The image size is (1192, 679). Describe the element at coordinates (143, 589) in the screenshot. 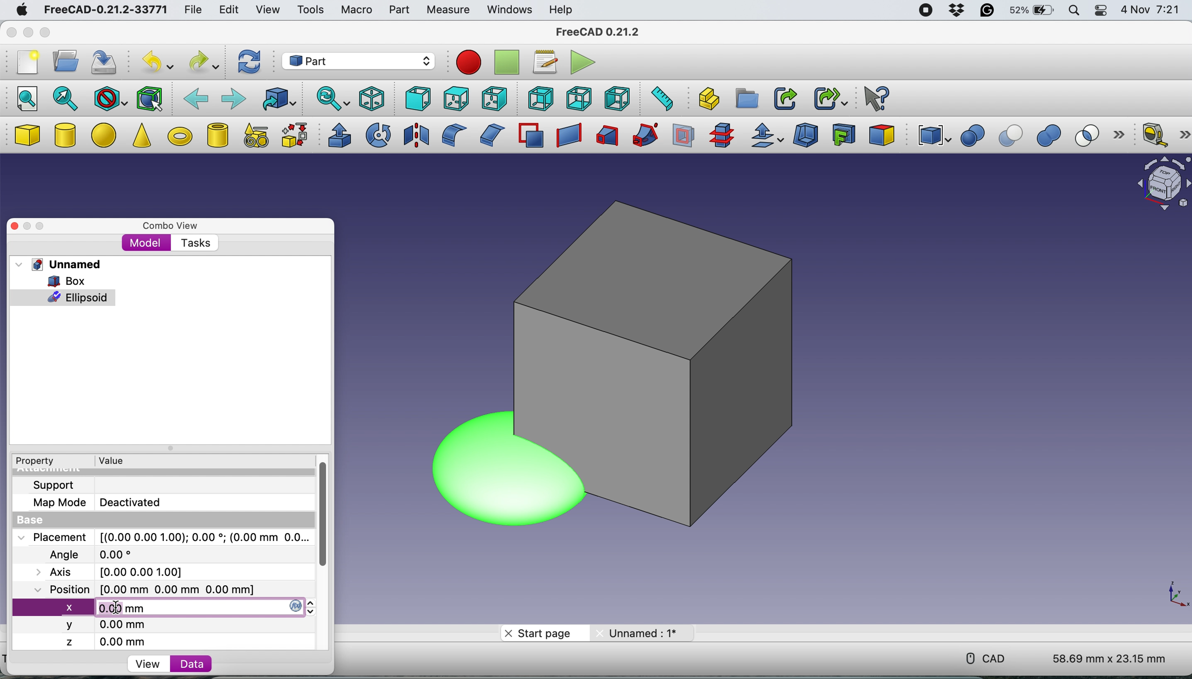

I see `Position [0.00 mm 0.00 mm 0.00 mm]` at that location.